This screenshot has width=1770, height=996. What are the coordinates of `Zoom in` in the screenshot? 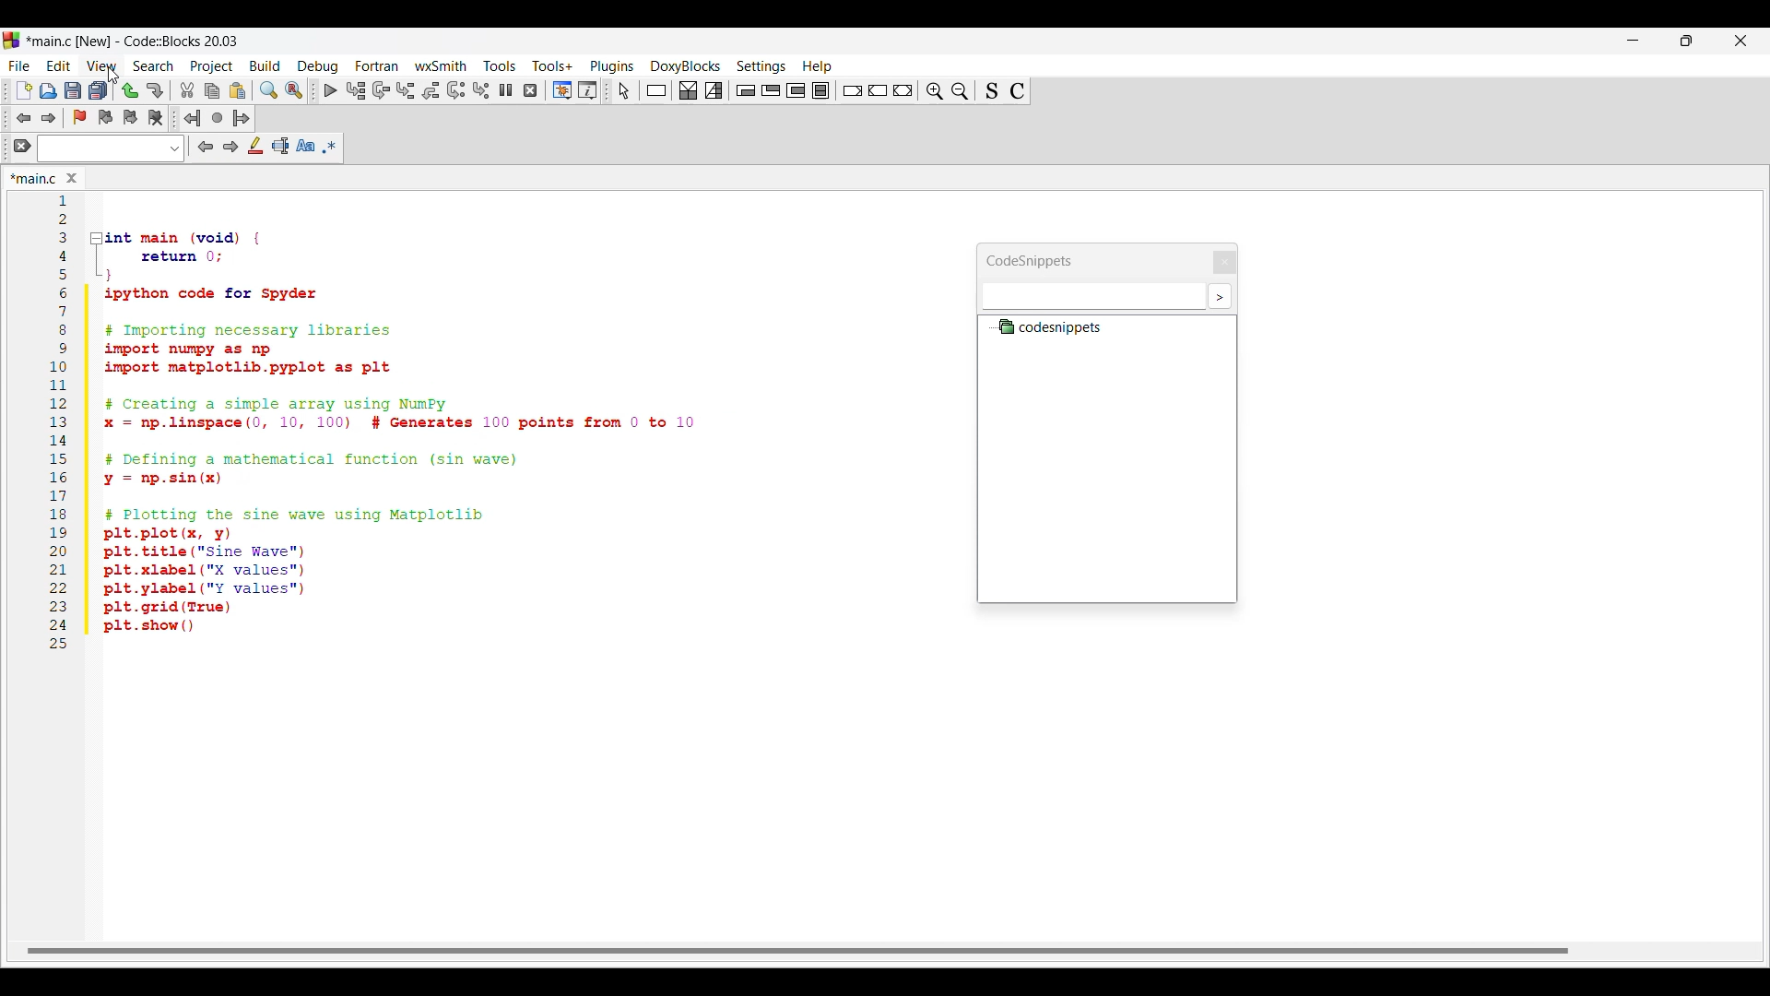 It's located at (960, 90).